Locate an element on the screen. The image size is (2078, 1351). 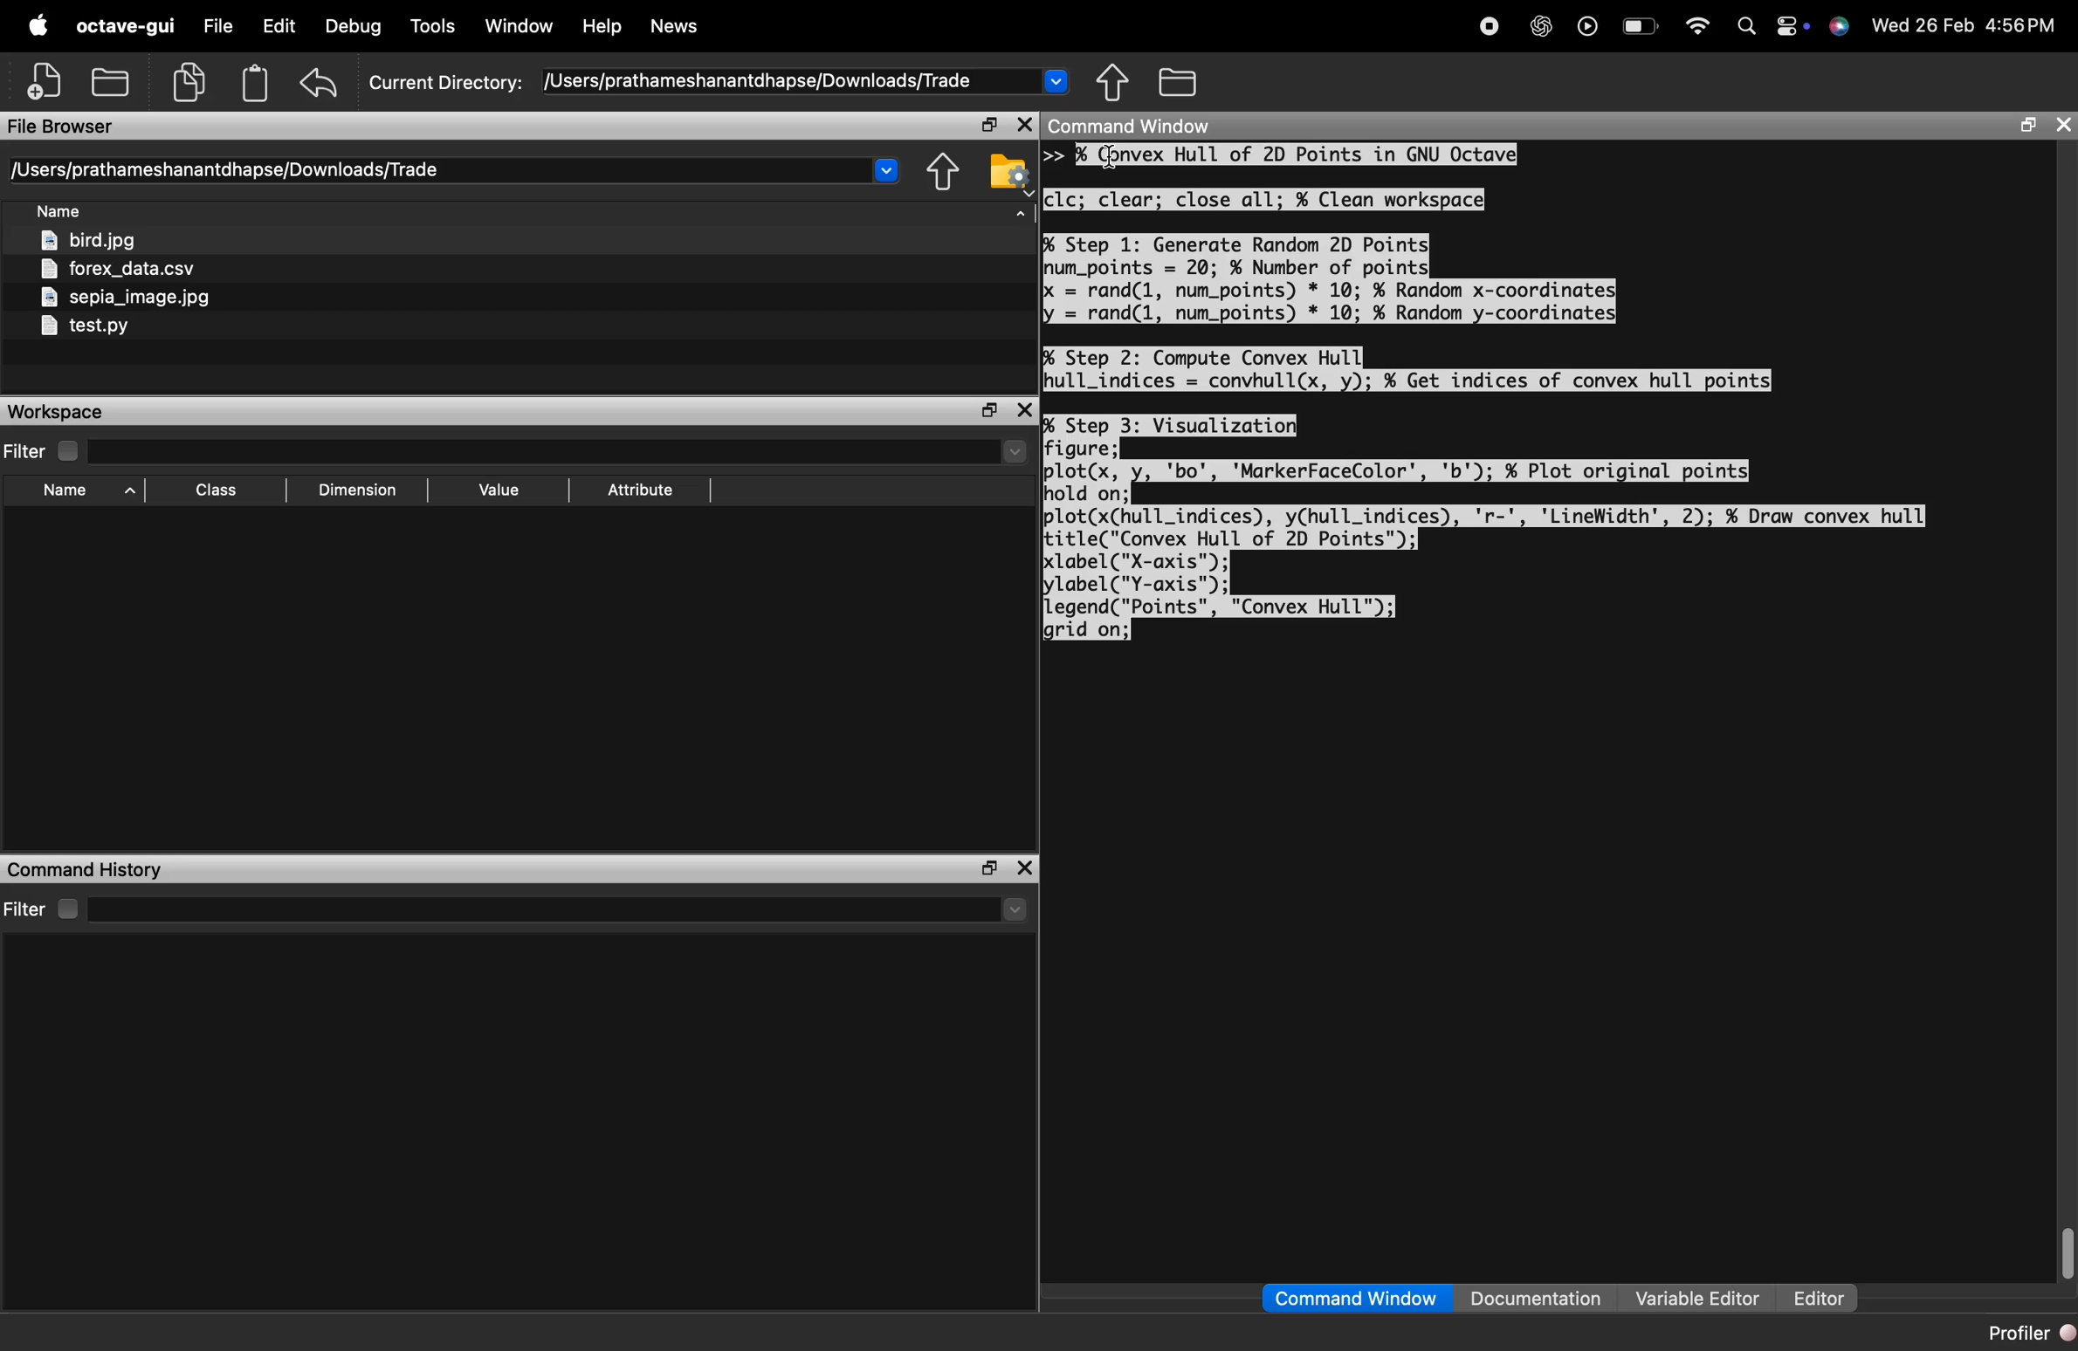
cursor is located at coordinates (1113, 161).